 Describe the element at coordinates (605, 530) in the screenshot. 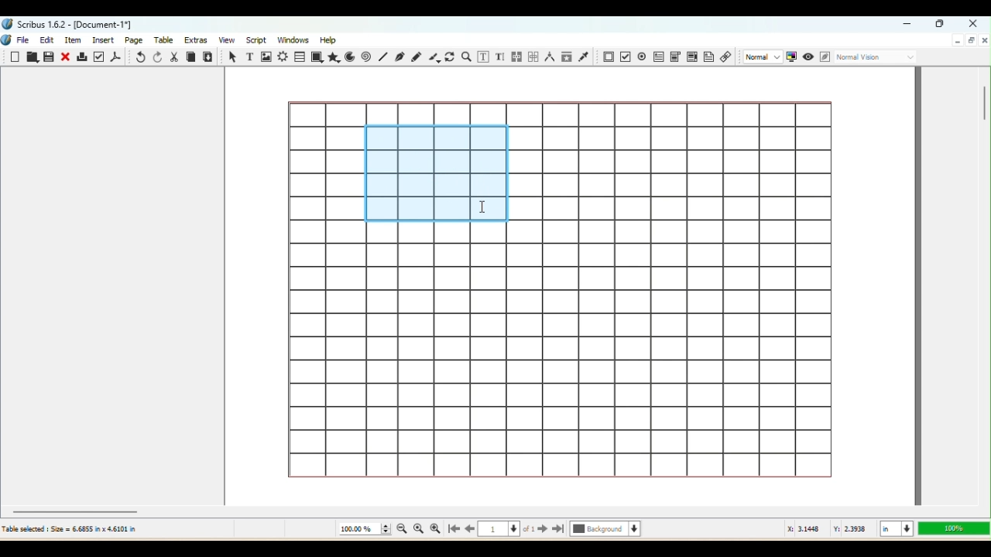

I see `Select the current layer` at that location.